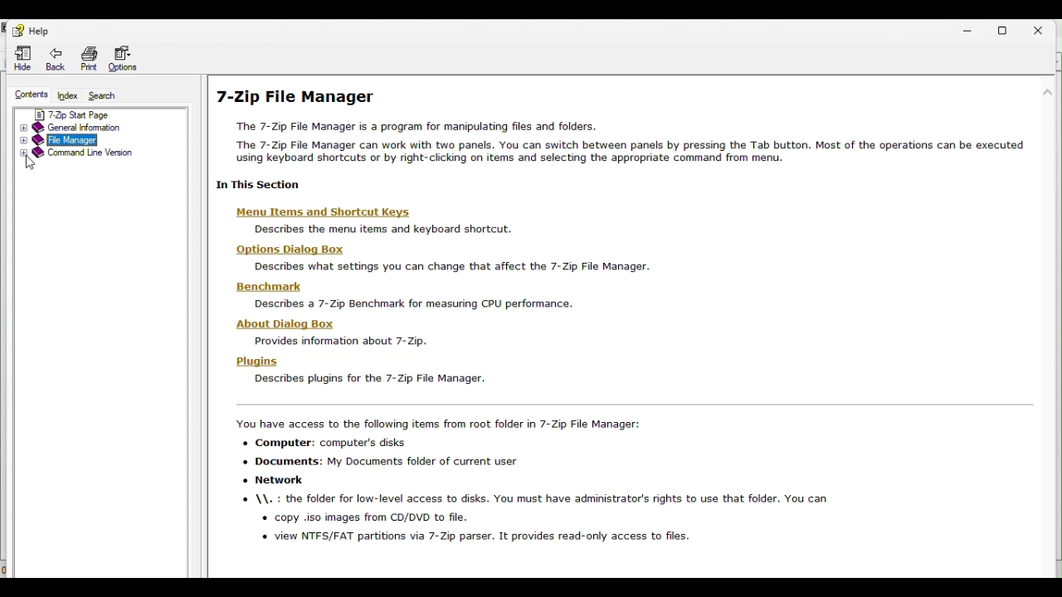 Image resolution: width=1062 pixels, height=597 pixels. I want to click on Close, so click(1047, 30).